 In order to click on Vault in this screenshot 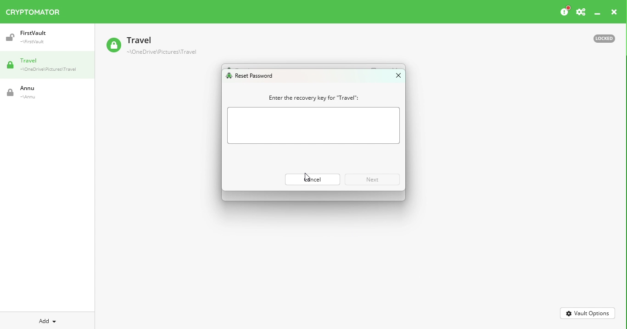, I will do `click(39, 92)`.